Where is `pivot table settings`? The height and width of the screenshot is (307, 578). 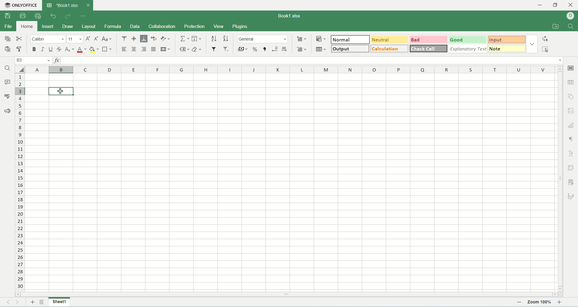 pivot table settings is located at coordinates (571, 168).